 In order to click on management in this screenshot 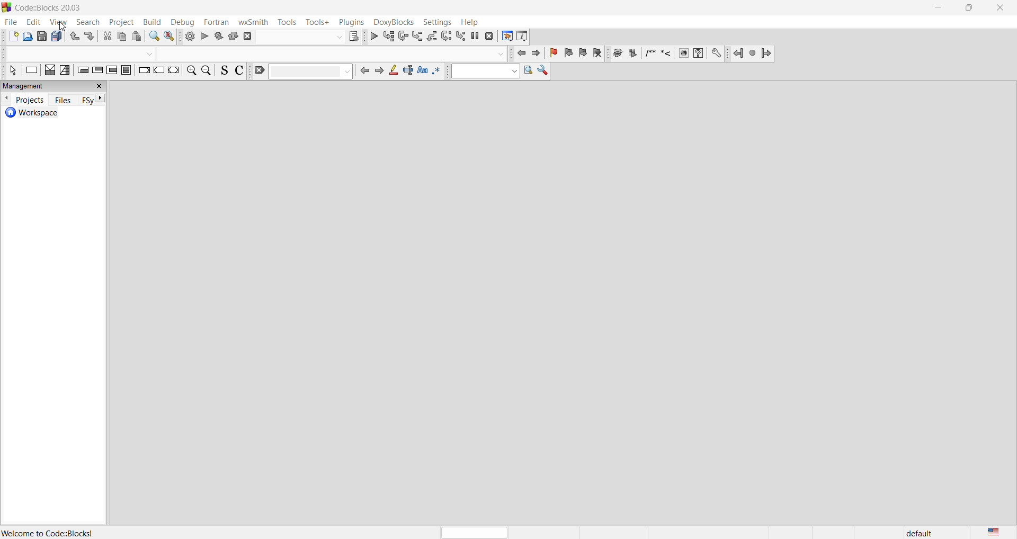, I will do `click(54, 86)`.